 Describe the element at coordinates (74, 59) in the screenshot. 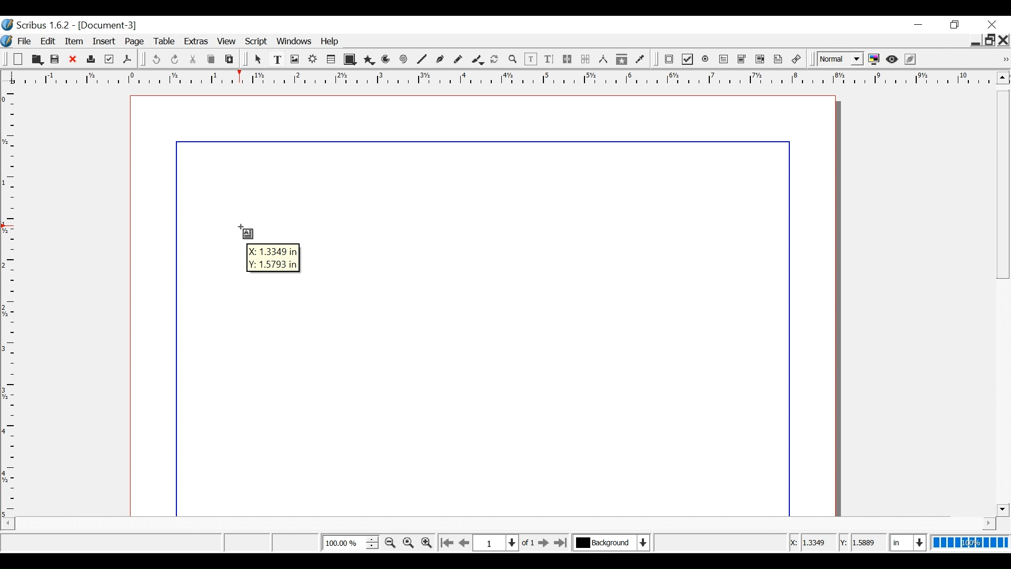

I see `Close` at that location.